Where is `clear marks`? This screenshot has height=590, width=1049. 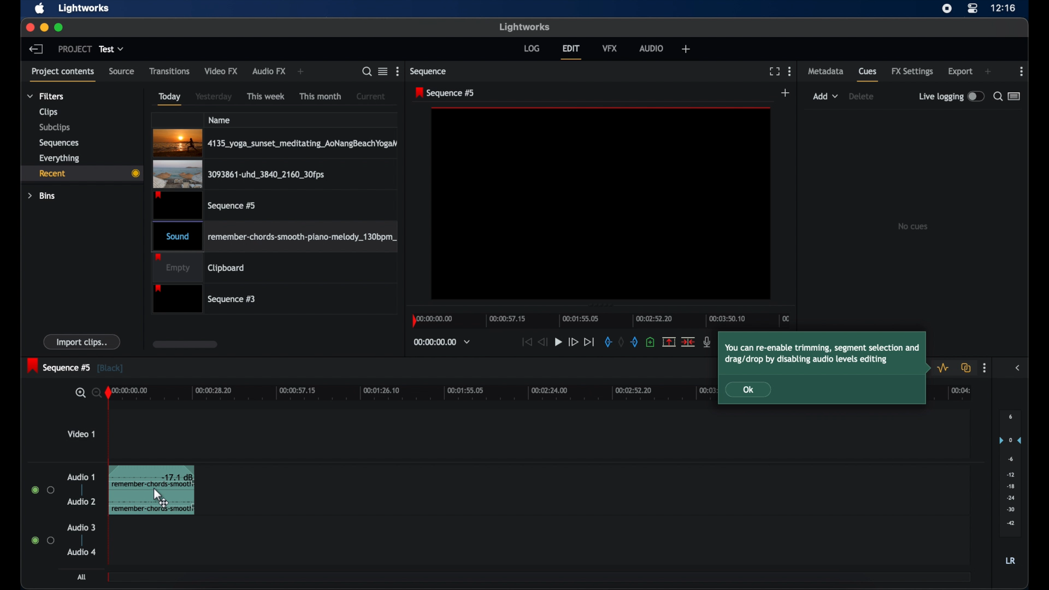 clear marks is located at coordinates (620, 343).